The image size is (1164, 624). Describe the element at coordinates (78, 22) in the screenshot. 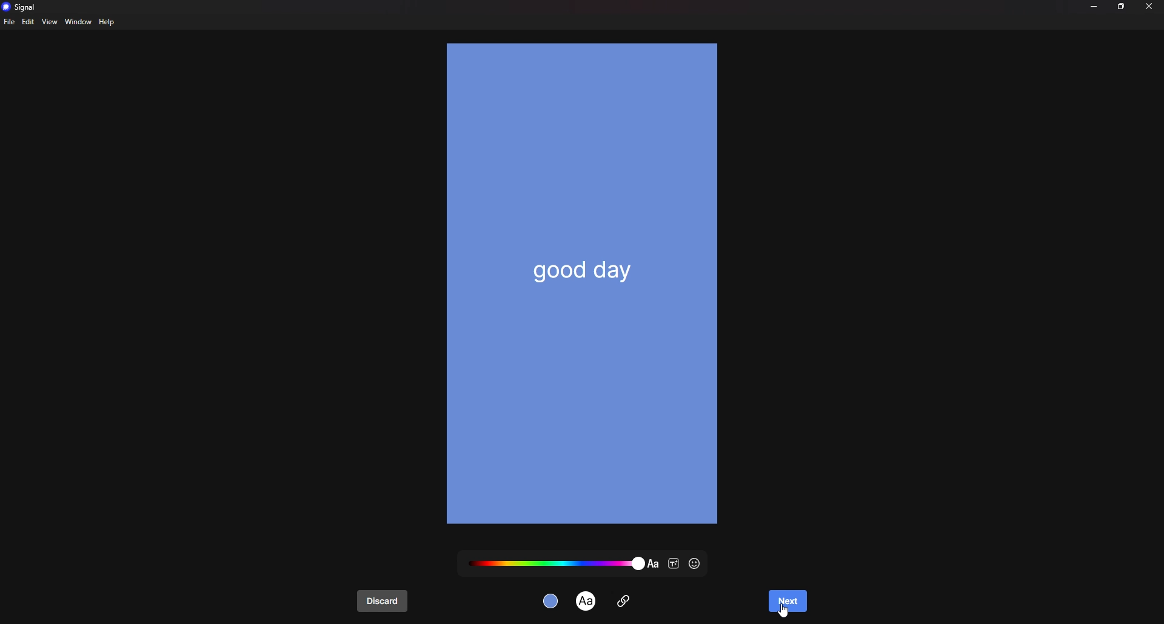

I see `window` at that location.